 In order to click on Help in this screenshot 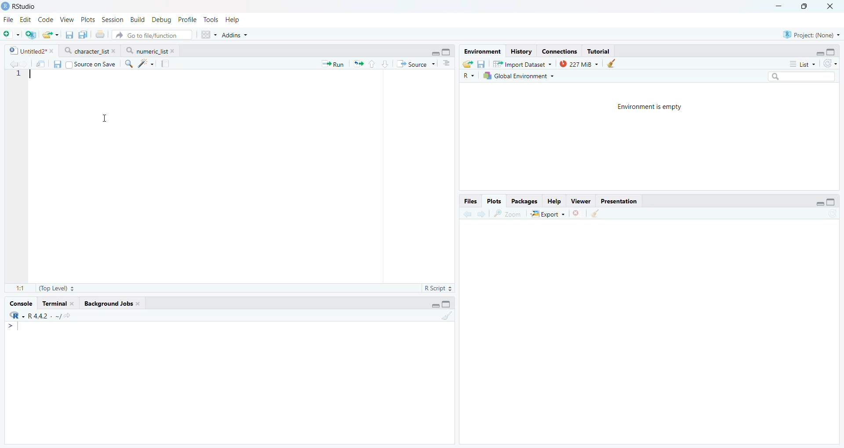, I will do `click(234, 20)`.